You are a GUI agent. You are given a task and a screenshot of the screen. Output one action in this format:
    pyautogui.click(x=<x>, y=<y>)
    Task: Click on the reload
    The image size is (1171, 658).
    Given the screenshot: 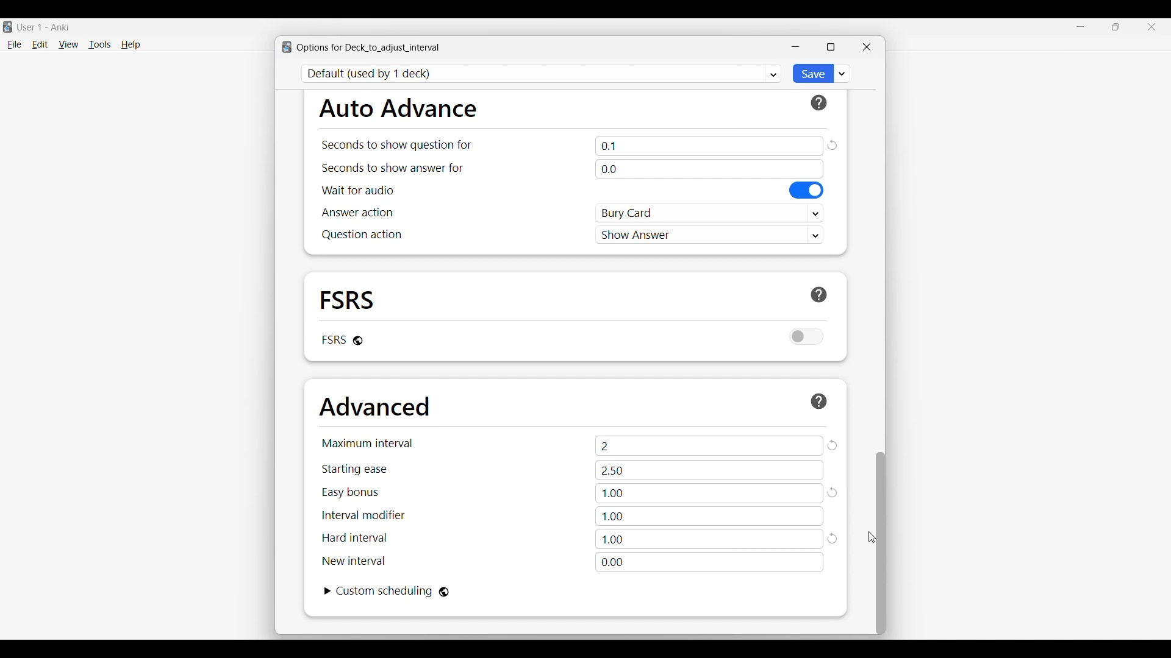 What is the action you would take?
    pyautogui.click(x=834, y=492)
    